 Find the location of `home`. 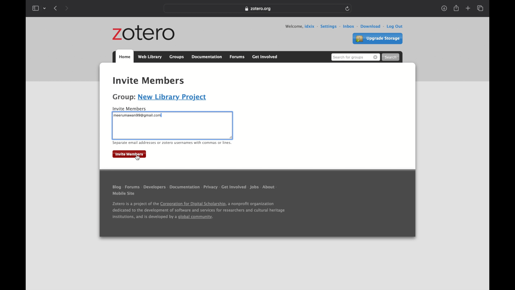

home is located at coordinates (124, 57).